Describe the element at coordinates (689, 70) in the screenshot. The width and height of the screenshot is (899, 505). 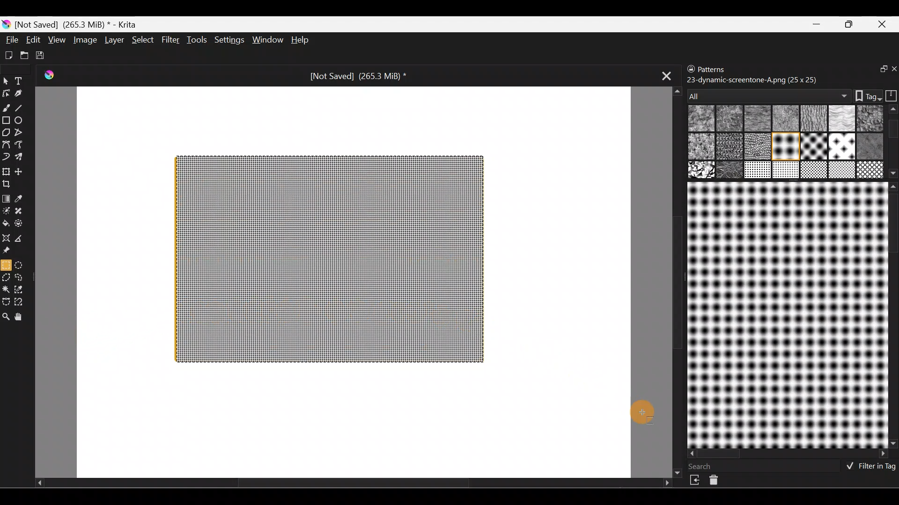
I see `Lock/unlock docker` at that location.